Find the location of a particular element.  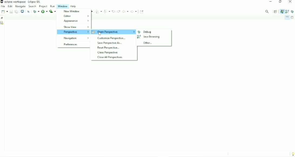

Edit is located at coordinates (10, 6).